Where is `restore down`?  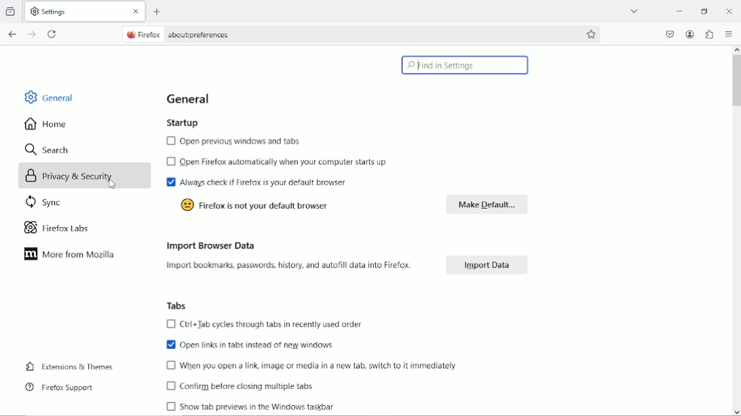 restore down is located at coordinates (705, 9).